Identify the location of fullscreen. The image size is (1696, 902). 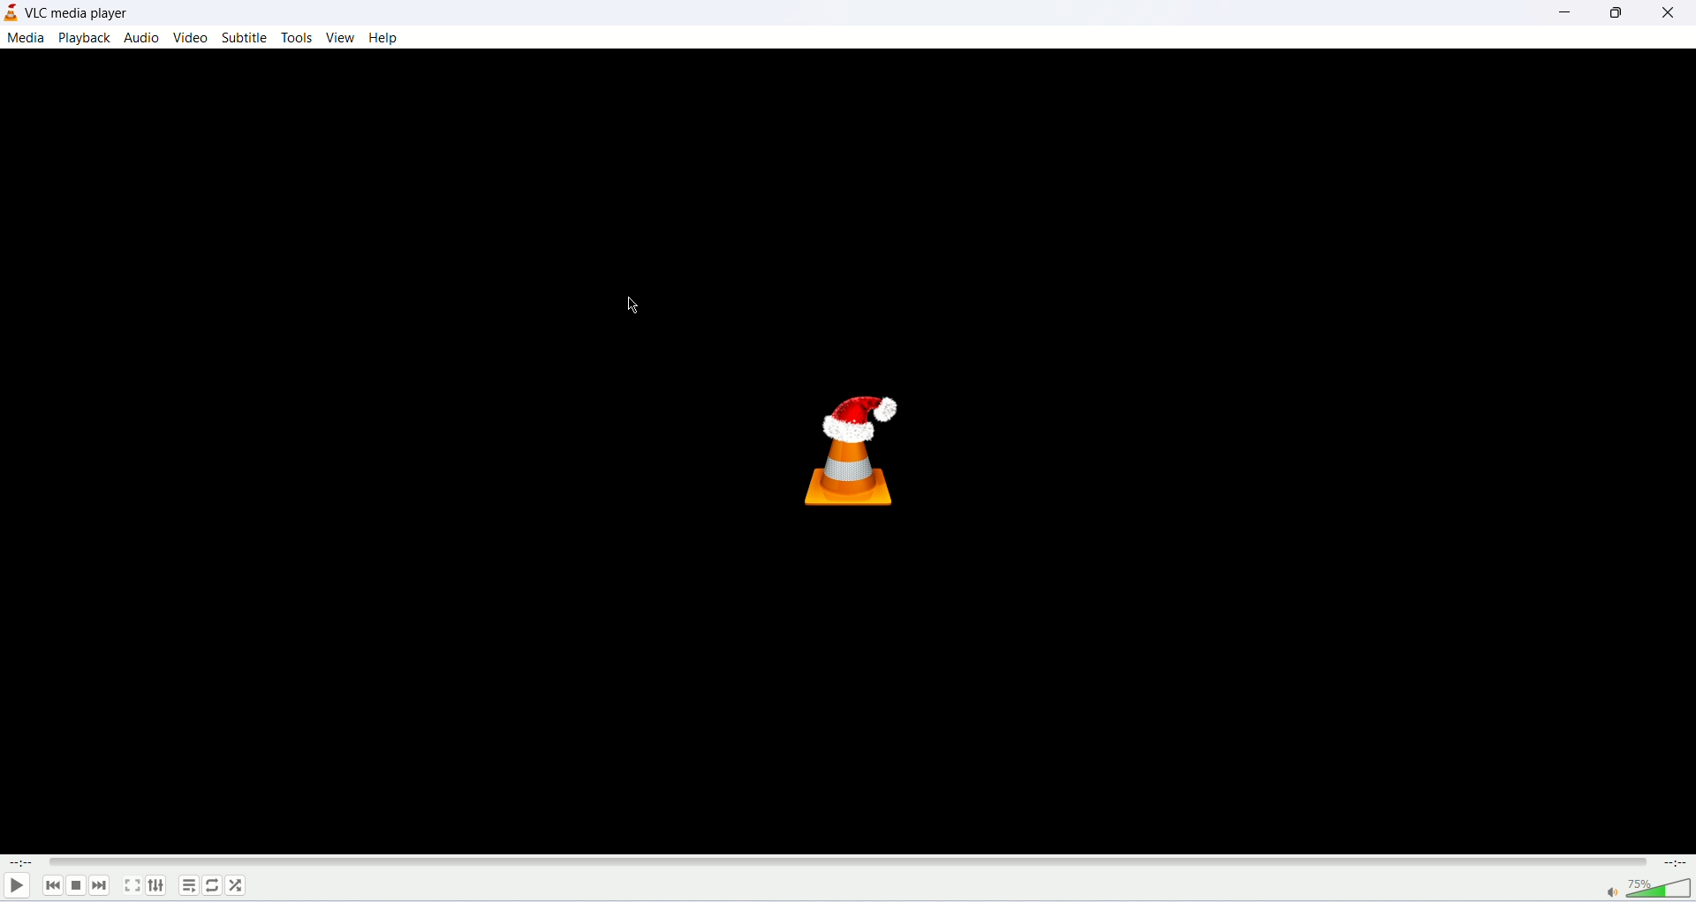
(130, 885).